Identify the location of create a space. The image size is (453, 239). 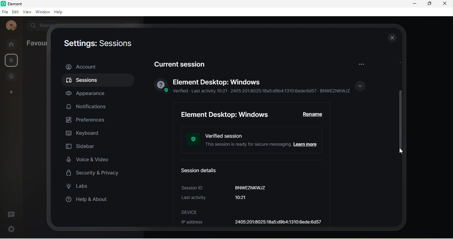
(13, 93).